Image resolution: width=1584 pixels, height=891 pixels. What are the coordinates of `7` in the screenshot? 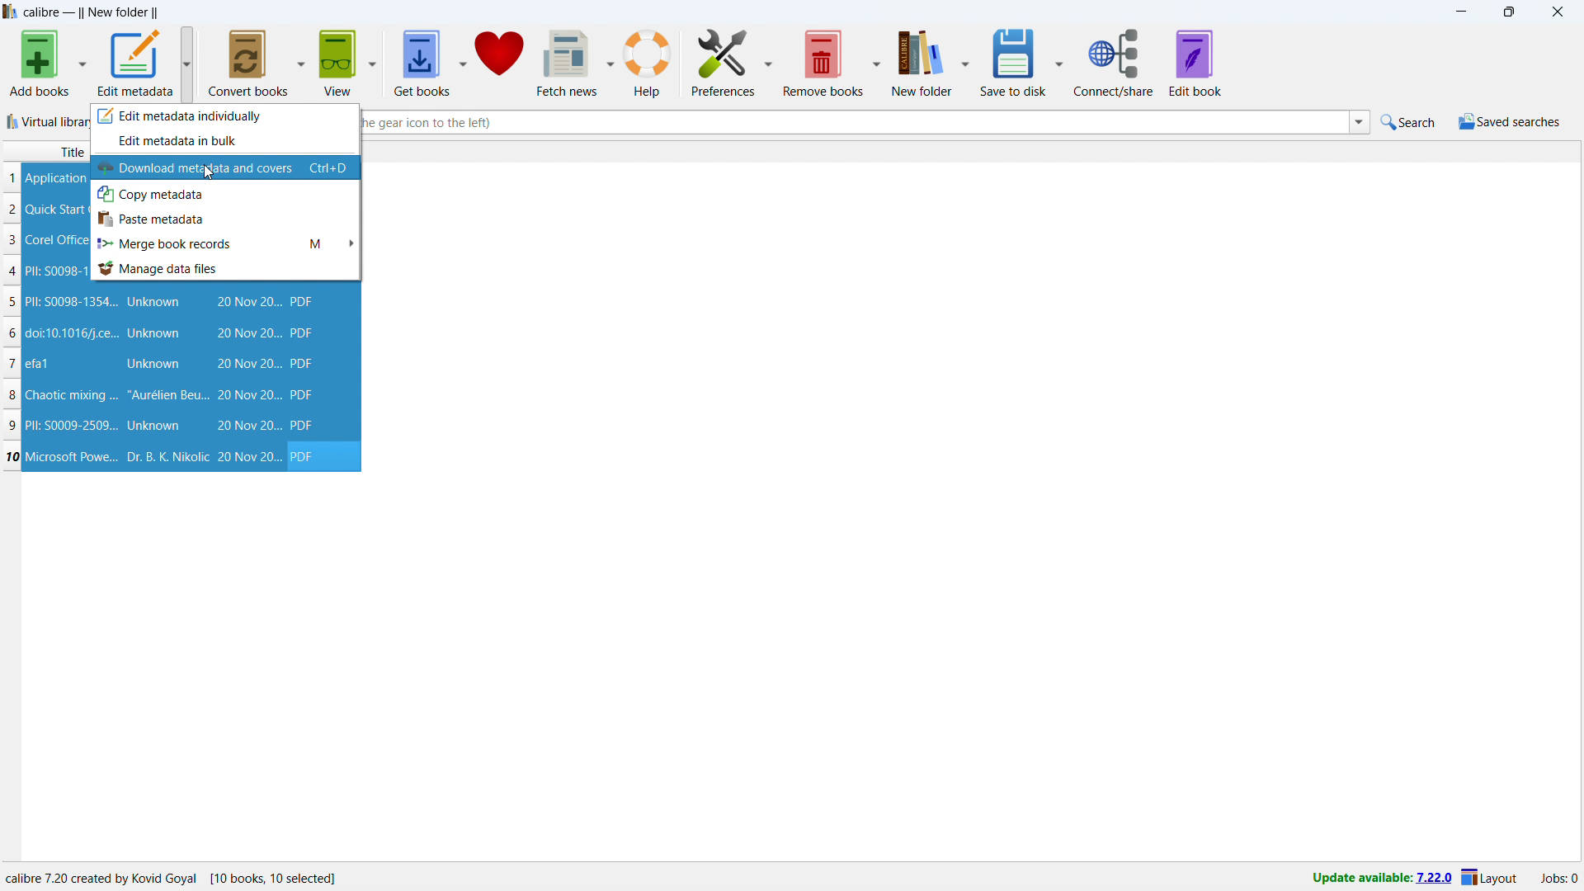 It's located at (12, 363).